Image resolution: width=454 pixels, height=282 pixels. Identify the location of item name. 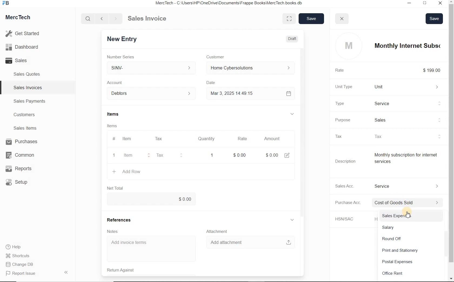
(410, 46).